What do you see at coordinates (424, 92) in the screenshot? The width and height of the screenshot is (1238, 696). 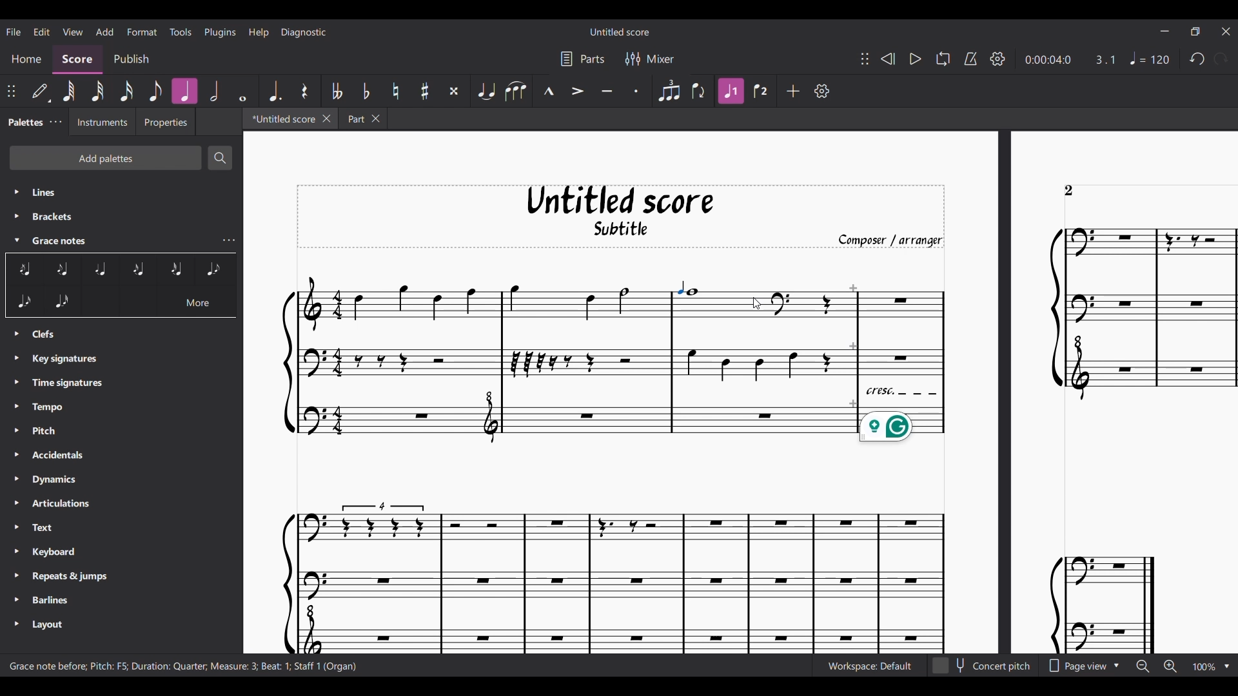 I see `Toggle sharp` at bounding box center [424, 92].